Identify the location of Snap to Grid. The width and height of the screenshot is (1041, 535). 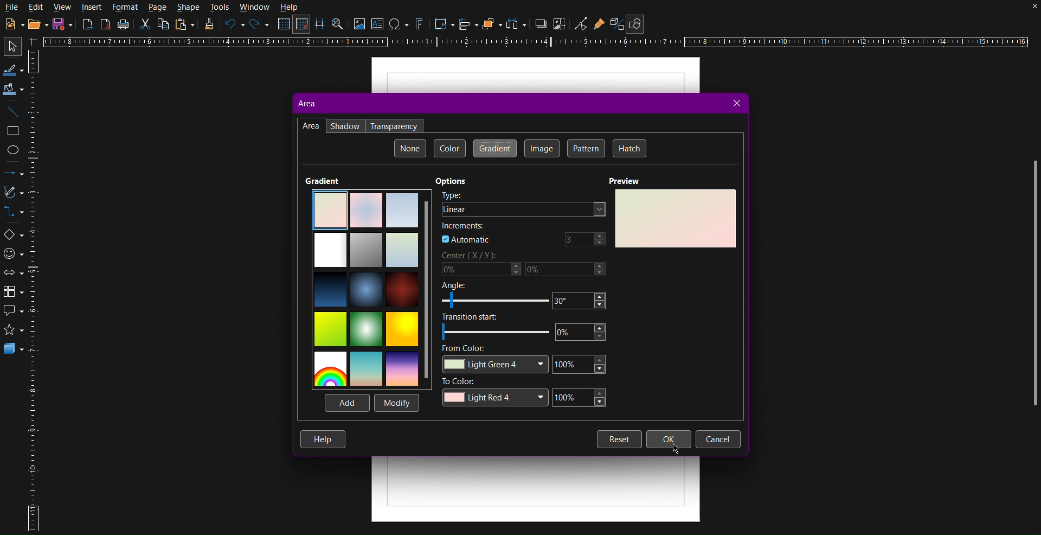
(304, 25).